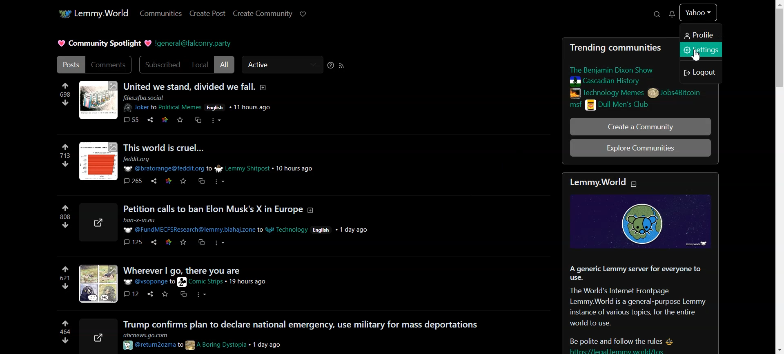 Image resolution: width=784 pixels, height=354 pixels. Describe the element at coordinates (168, 186) in the screenshot. I see `star` at that location.